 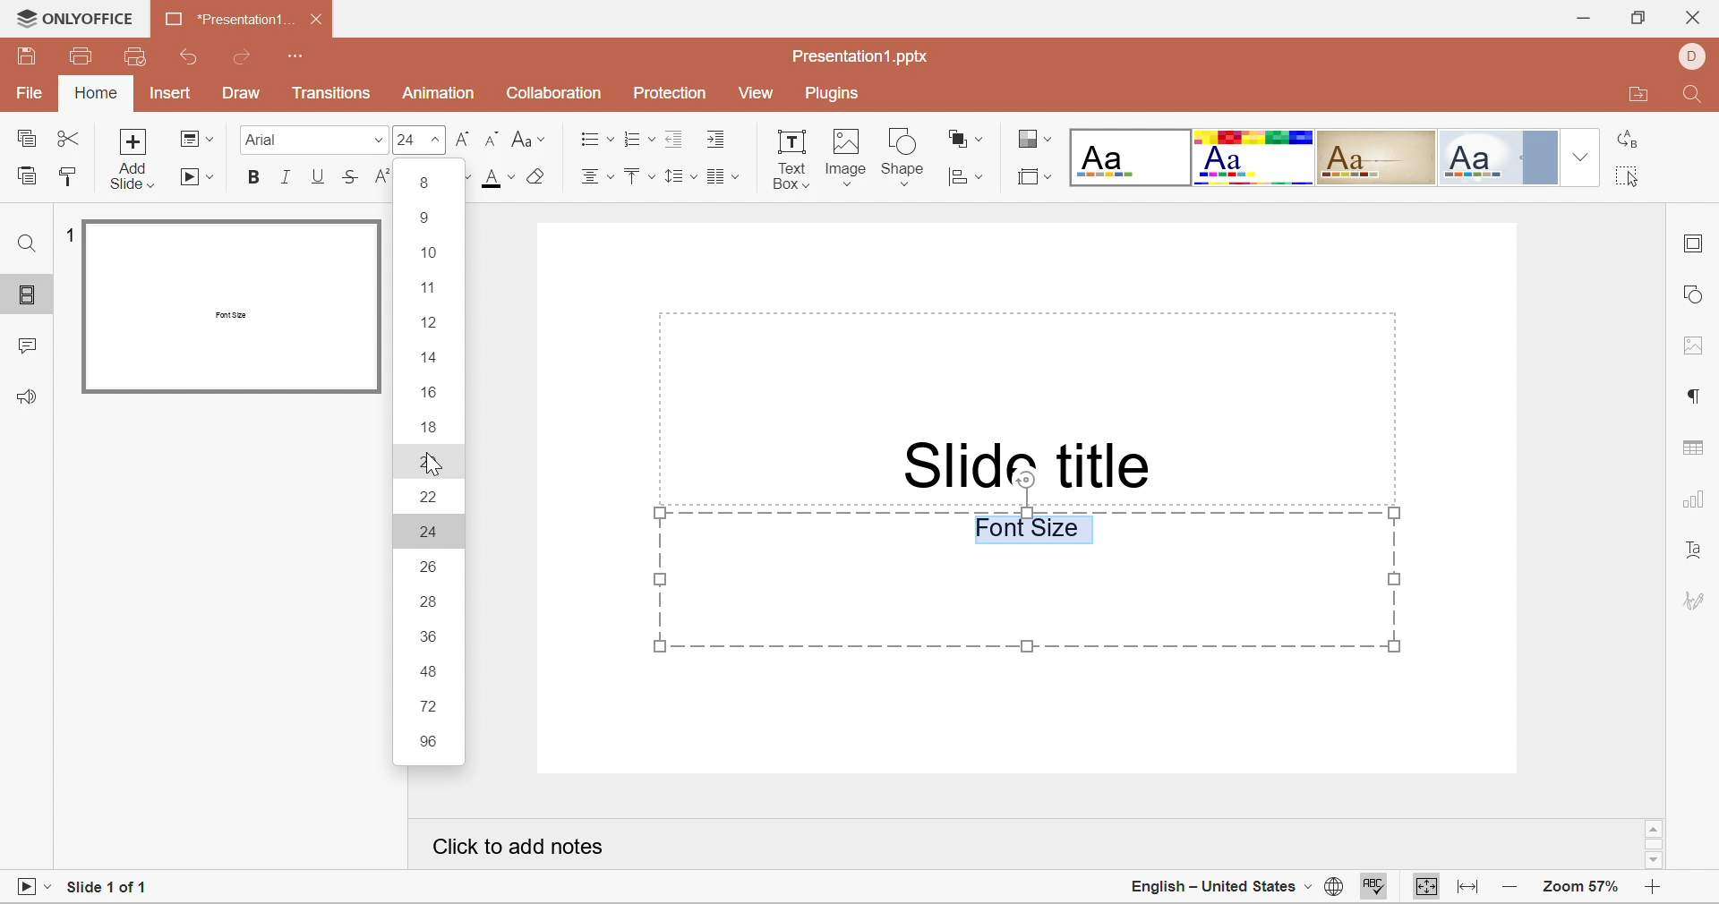 I want to click on Select all, so click(x=1625, y=175).